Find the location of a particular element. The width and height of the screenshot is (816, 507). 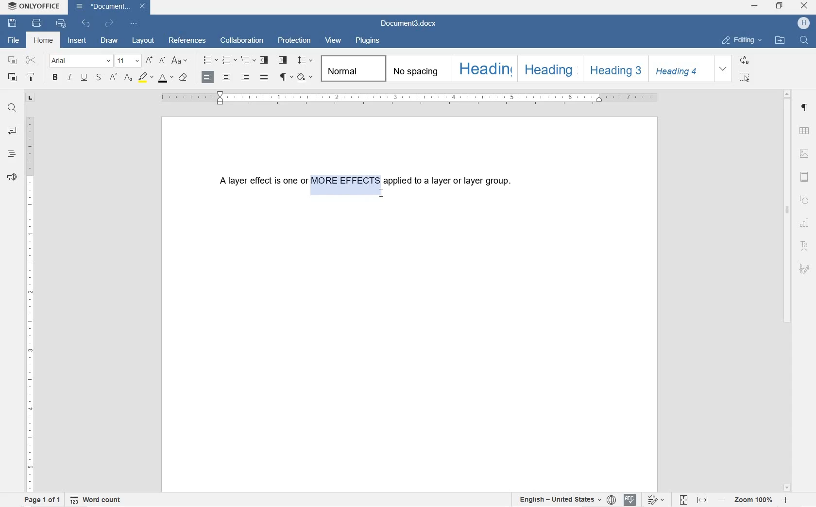

IMAGE is located at coordinates (806, 154).